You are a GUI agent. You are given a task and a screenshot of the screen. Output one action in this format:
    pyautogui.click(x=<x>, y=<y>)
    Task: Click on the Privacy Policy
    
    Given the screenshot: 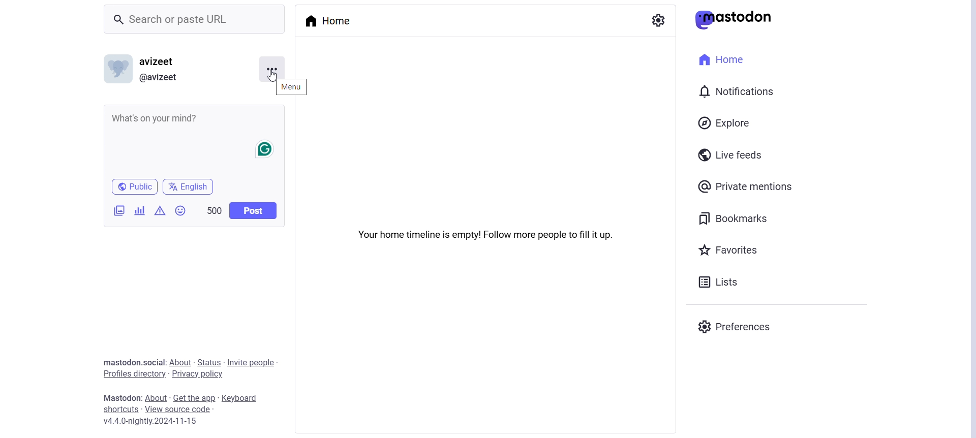 What is the action you would take?
    pyautogui.click(x=198, y=373)
    